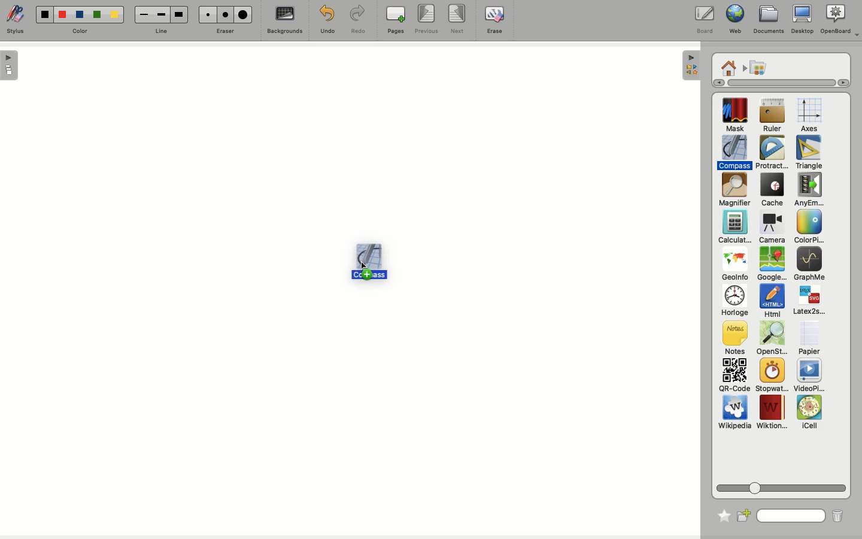  I want to click on Magnifier, so click(734, 190).